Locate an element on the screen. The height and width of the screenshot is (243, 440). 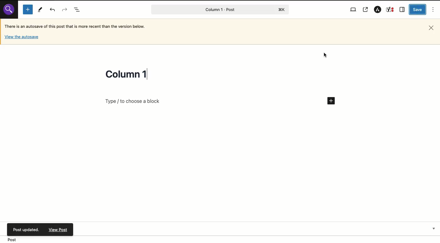
Sidebar is located at coordinates (402, 10).